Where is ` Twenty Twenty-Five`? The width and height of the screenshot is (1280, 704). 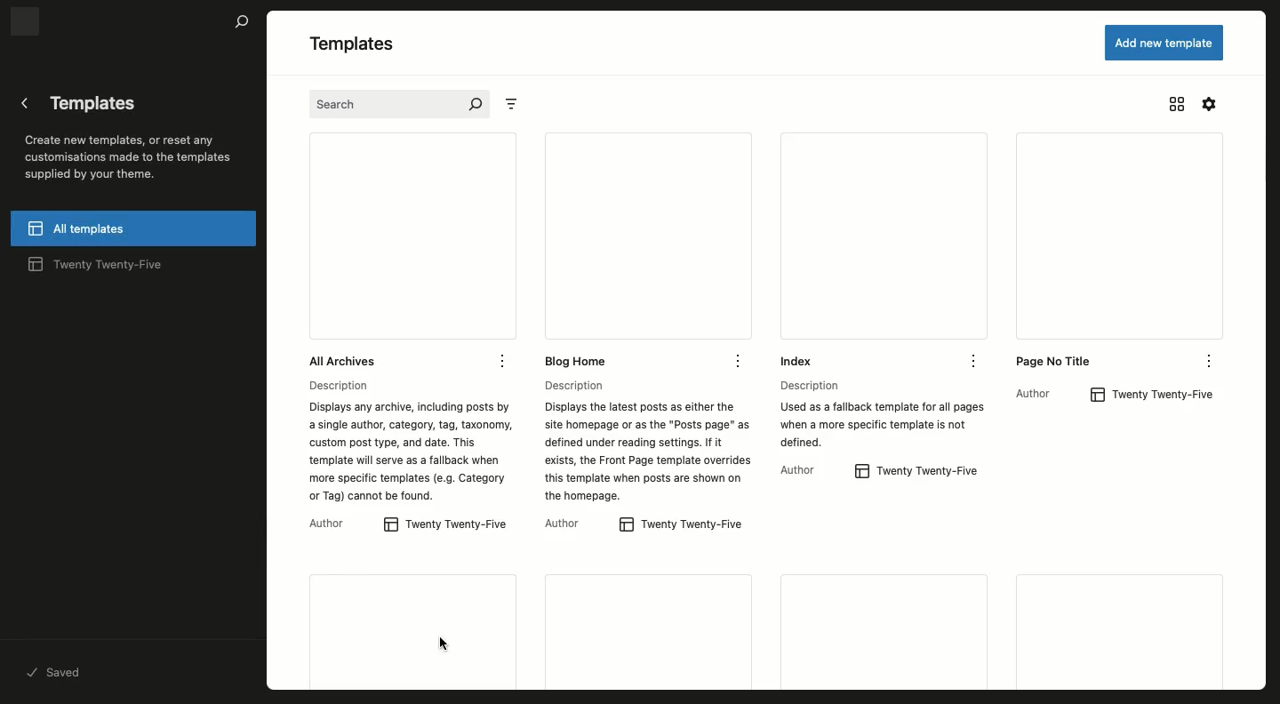
 Twenty Twenty-Five is located at coordinates (931, 472).